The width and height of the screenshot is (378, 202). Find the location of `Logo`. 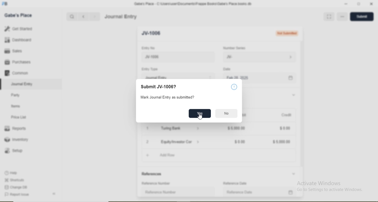

Logo is located at coordinates (5, 4).